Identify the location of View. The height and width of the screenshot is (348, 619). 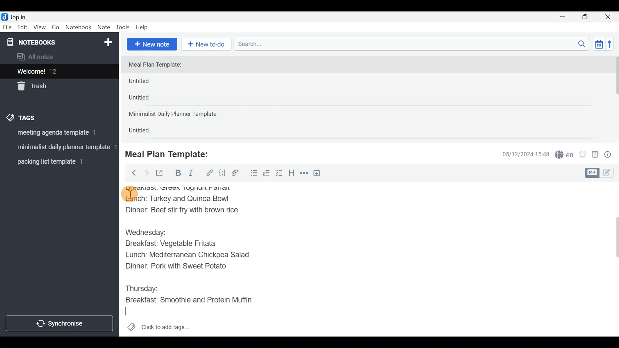
(39, 28).